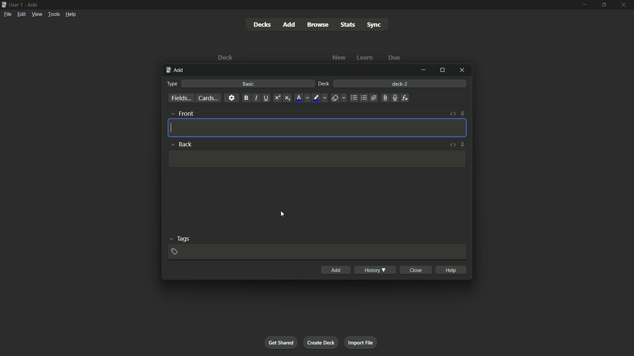 This screenshot has width=634, height=356. Describe the element at coordinates (261, 24) in the screenshot. I see `decks` at that location.